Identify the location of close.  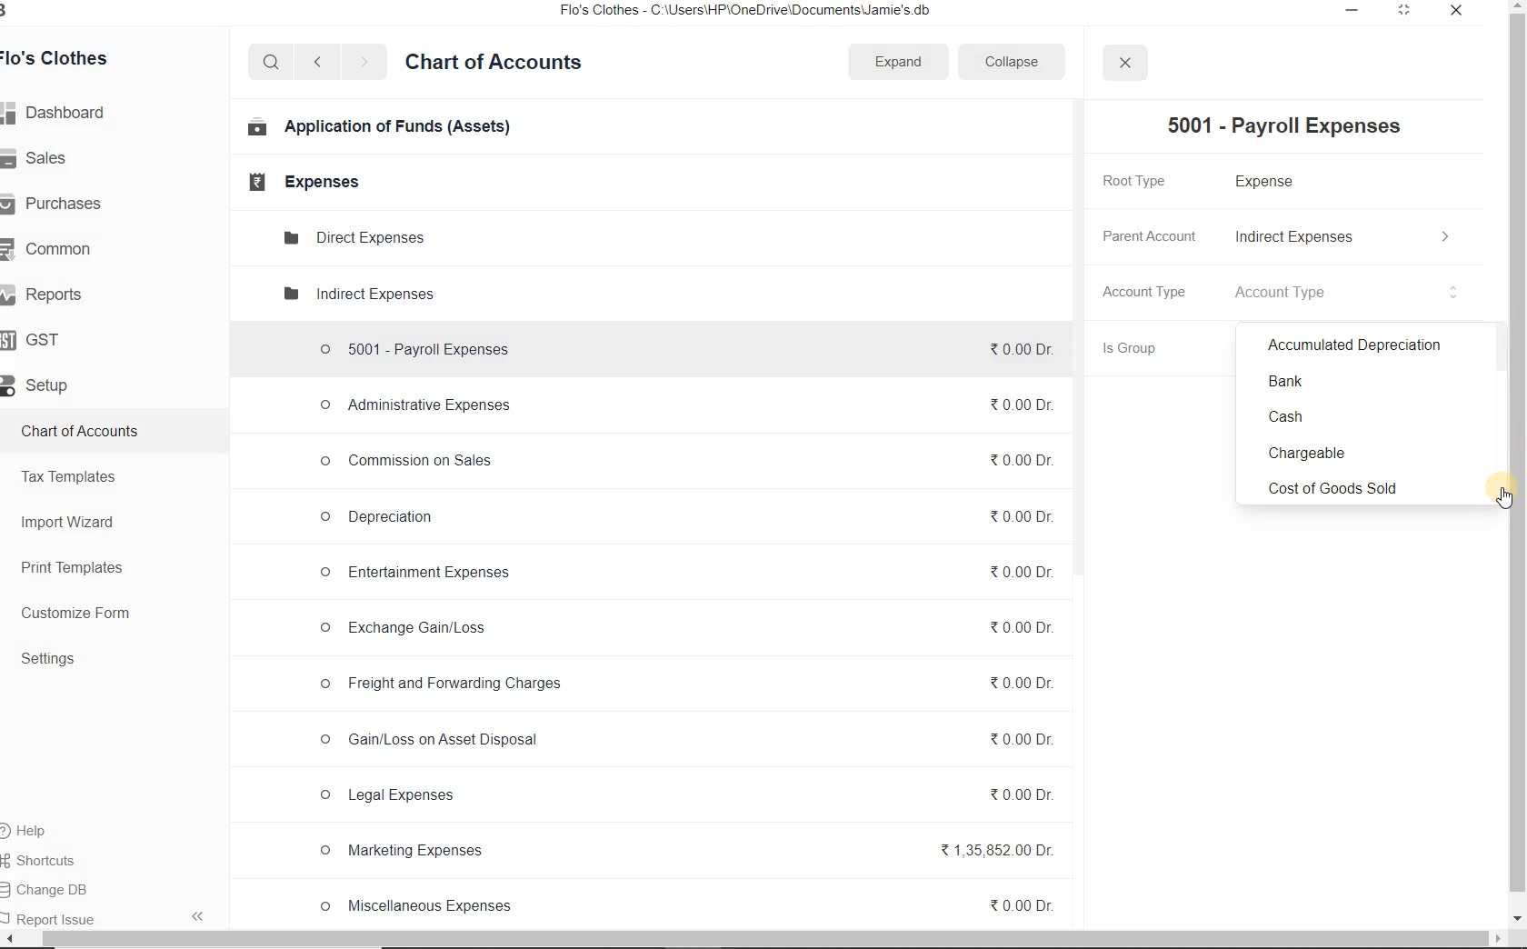
(1458, 11).